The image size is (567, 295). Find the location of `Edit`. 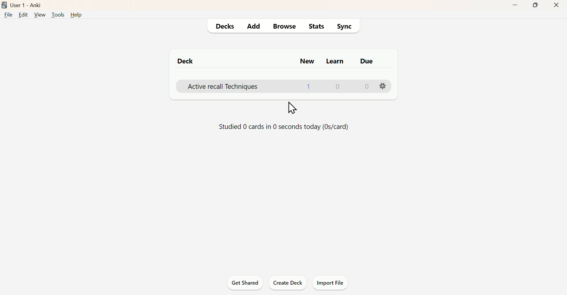

Edit is located at coordinates (23, 15).